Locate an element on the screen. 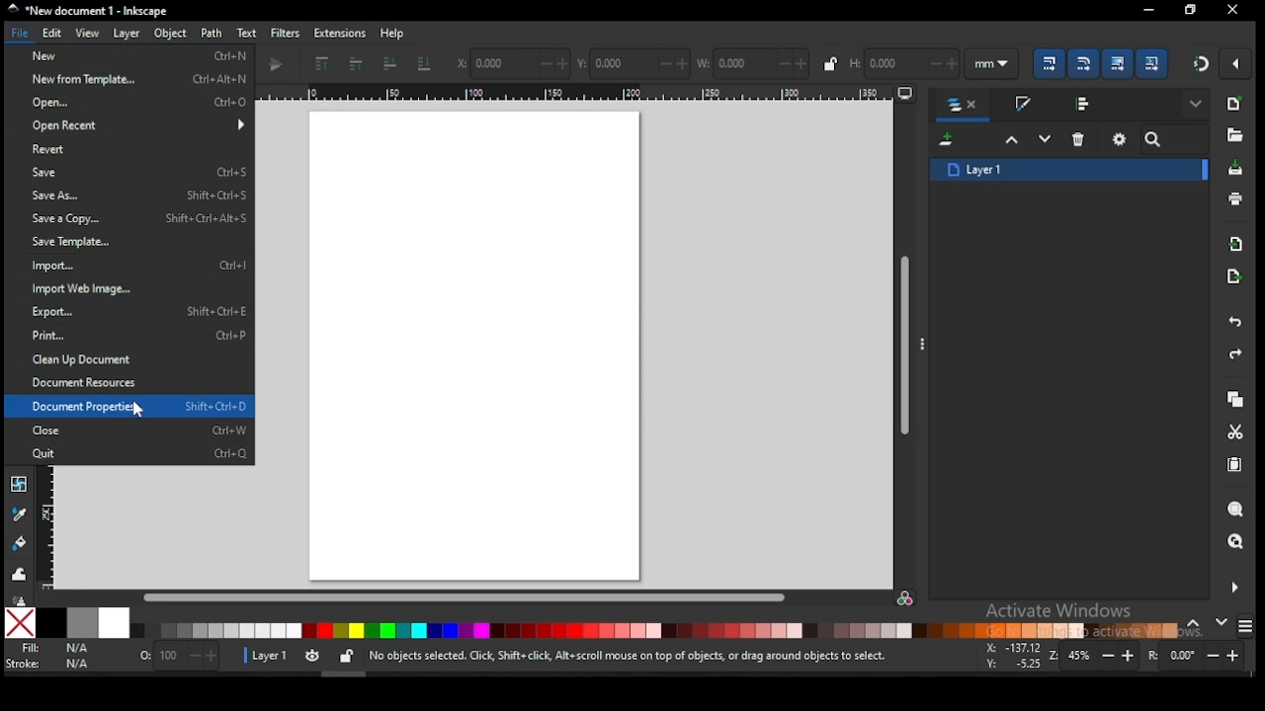 This screenshot has height=711, width=1265. clean up is located at coordinates (122, 358).